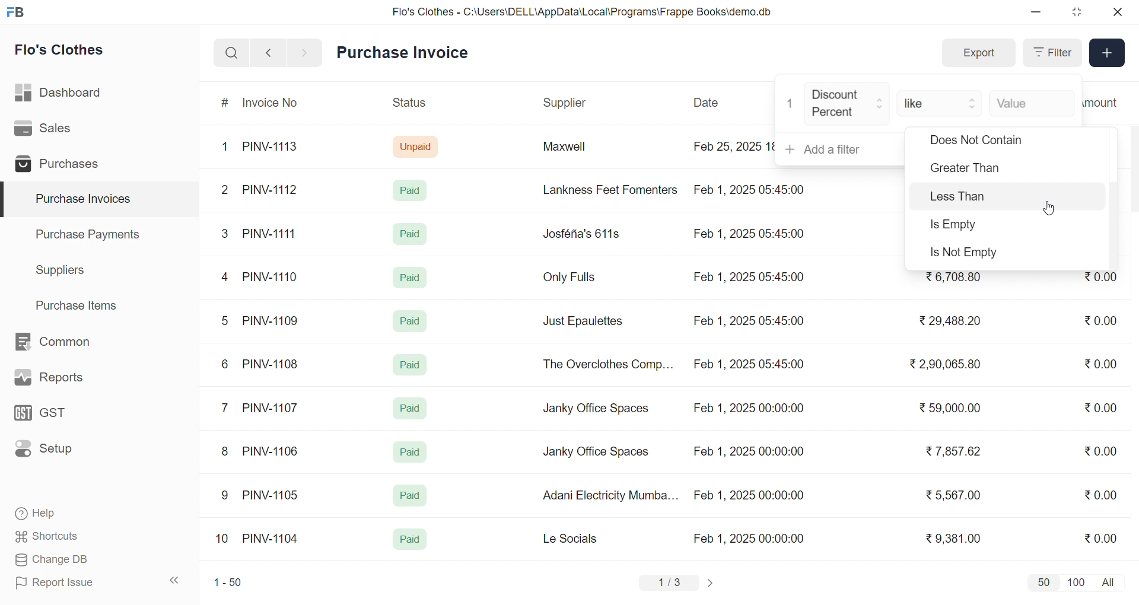 This screenshot has height=605, width=1139. I want to click on navigate backward, so click(268, 52).